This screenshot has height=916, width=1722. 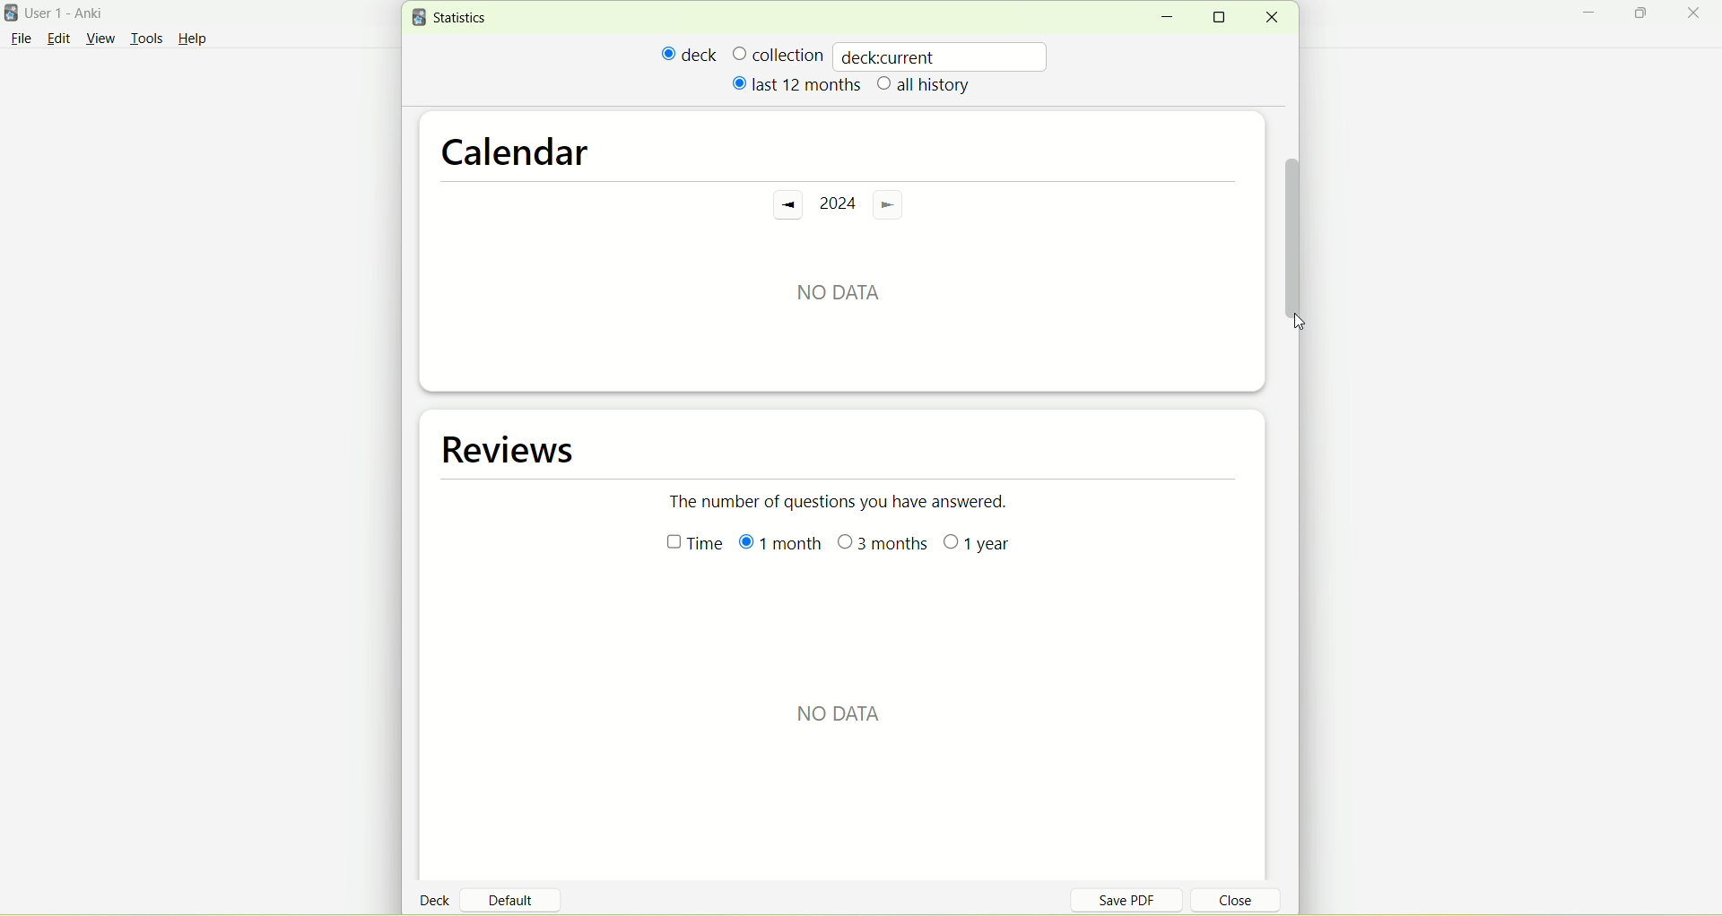 I want to click on NO DATA, so click(x=842, y=714).